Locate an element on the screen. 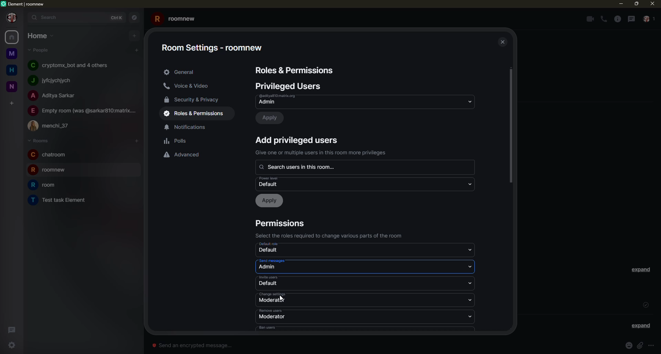 The image size is (661, 354). expand is located at coordinates (641, 269).